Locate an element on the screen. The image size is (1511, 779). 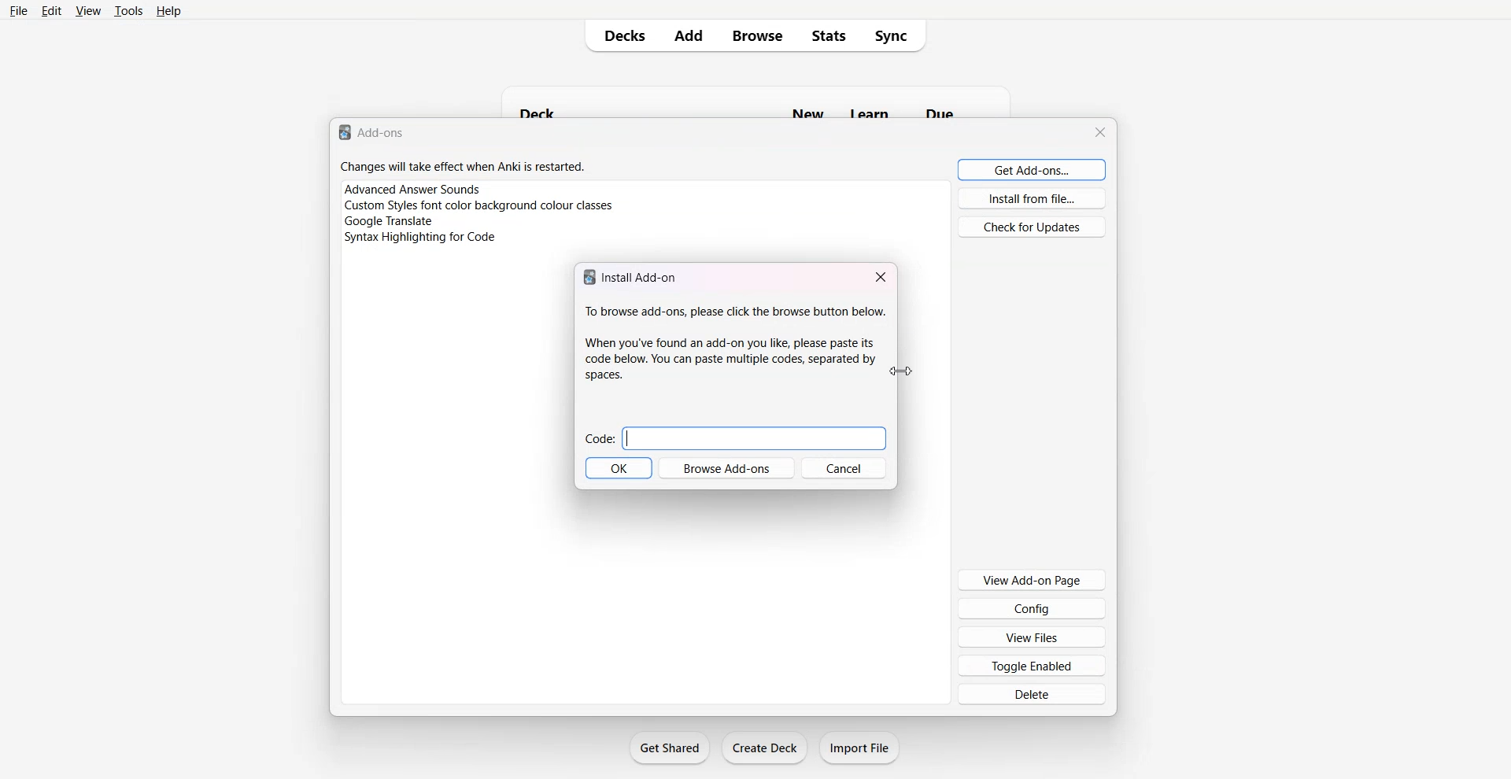
learn is located at coordinates (870, 113).